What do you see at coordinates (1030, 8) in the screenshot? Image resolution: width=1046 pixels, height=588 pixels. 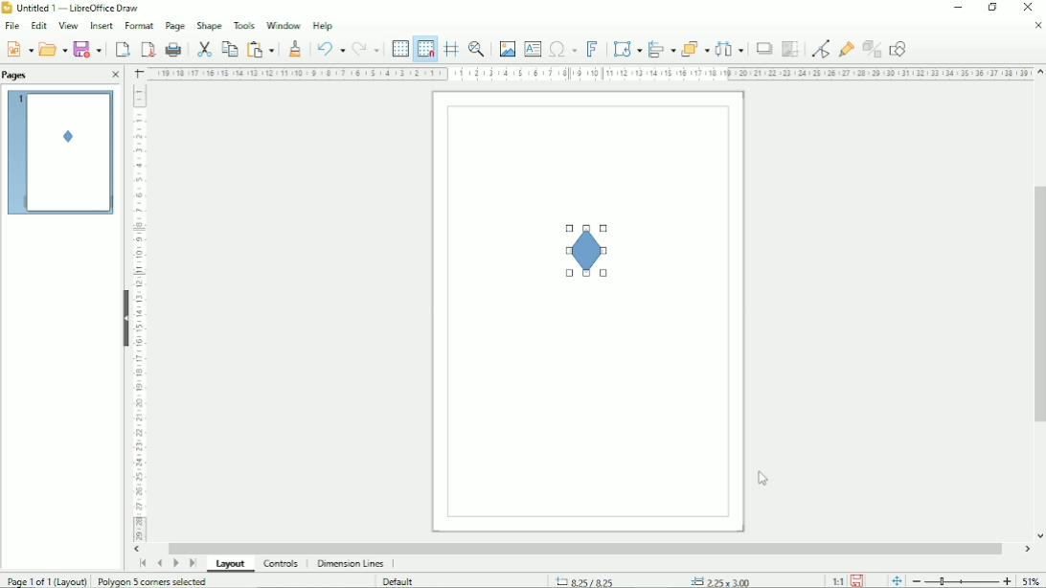 I see `Close` at bounding box center [1030, 8].